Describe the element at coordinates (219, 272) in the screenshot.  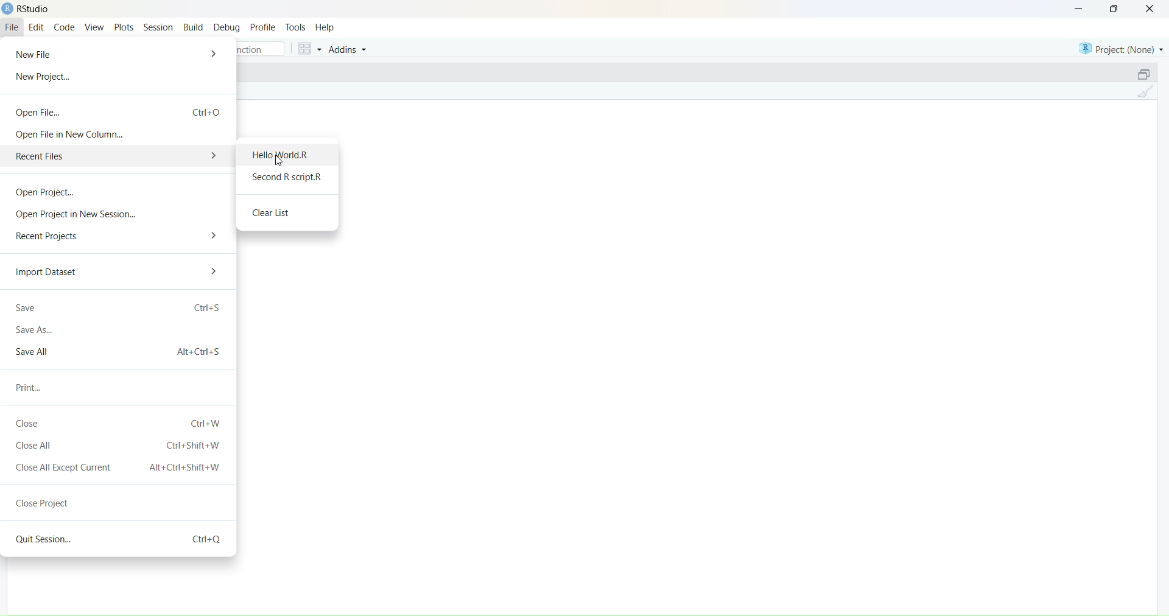
I see `More` at that location.